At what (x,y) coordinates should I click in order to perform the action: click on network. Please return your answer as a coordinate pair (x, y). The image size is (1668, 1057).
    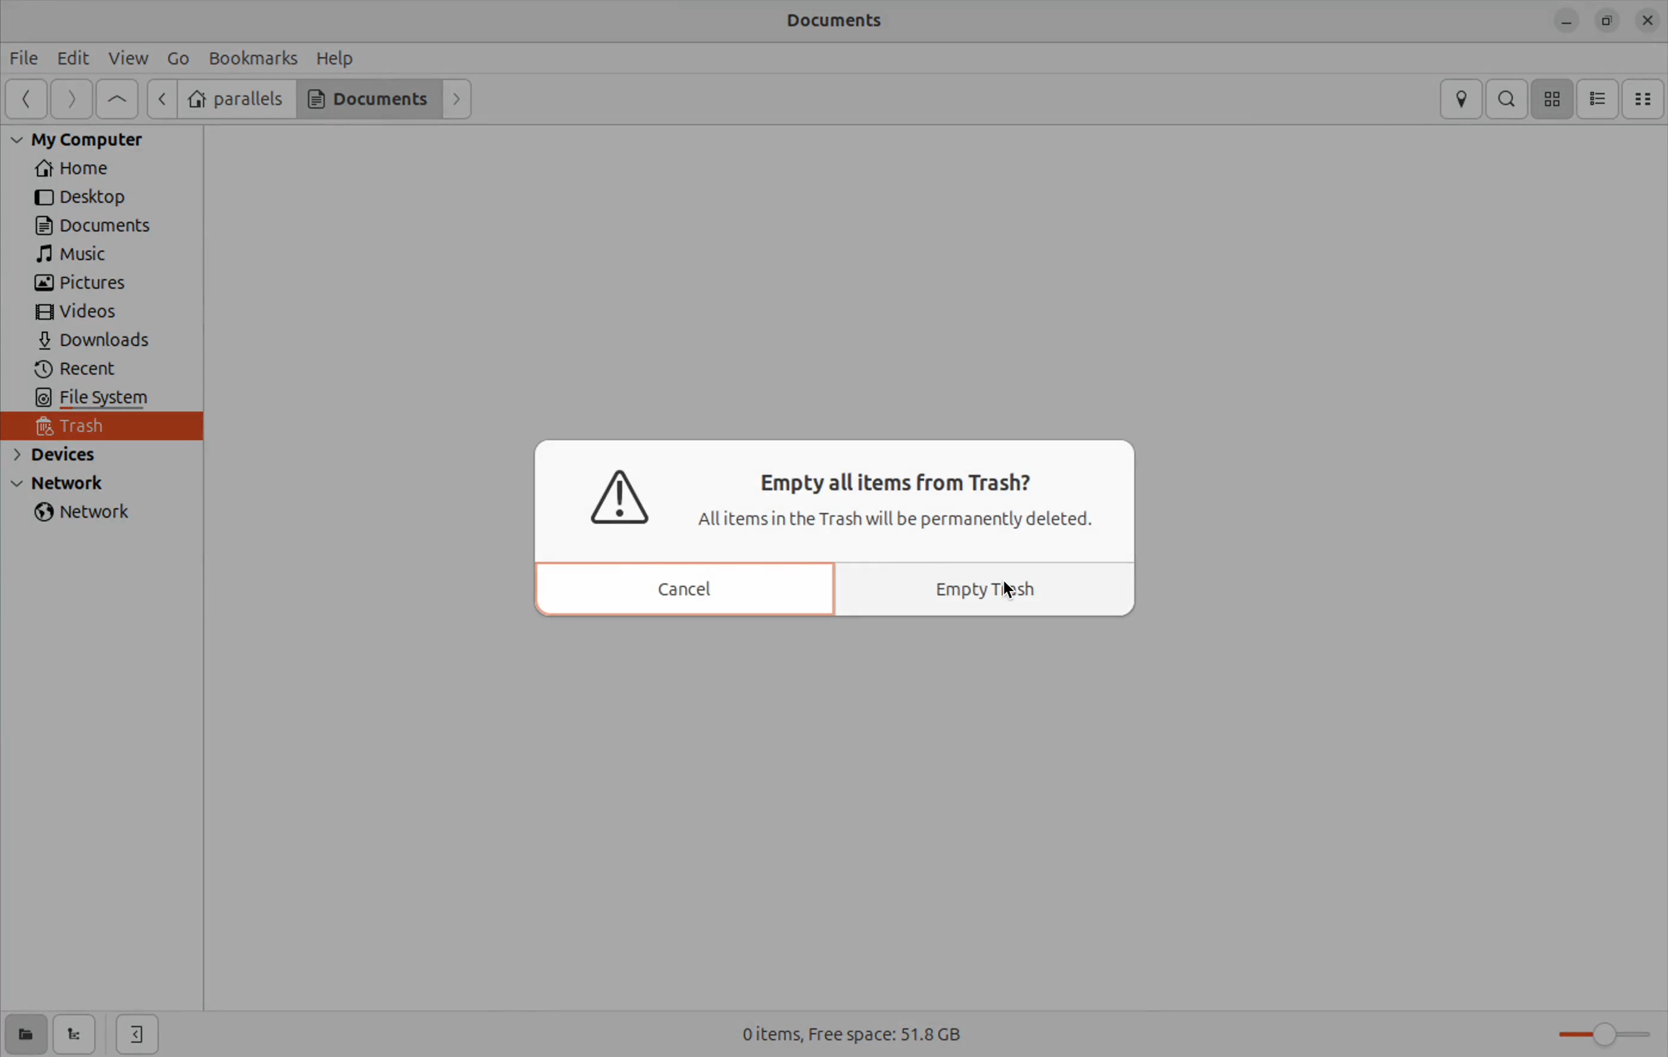
    Looking at the image, I should click on (100, 515).